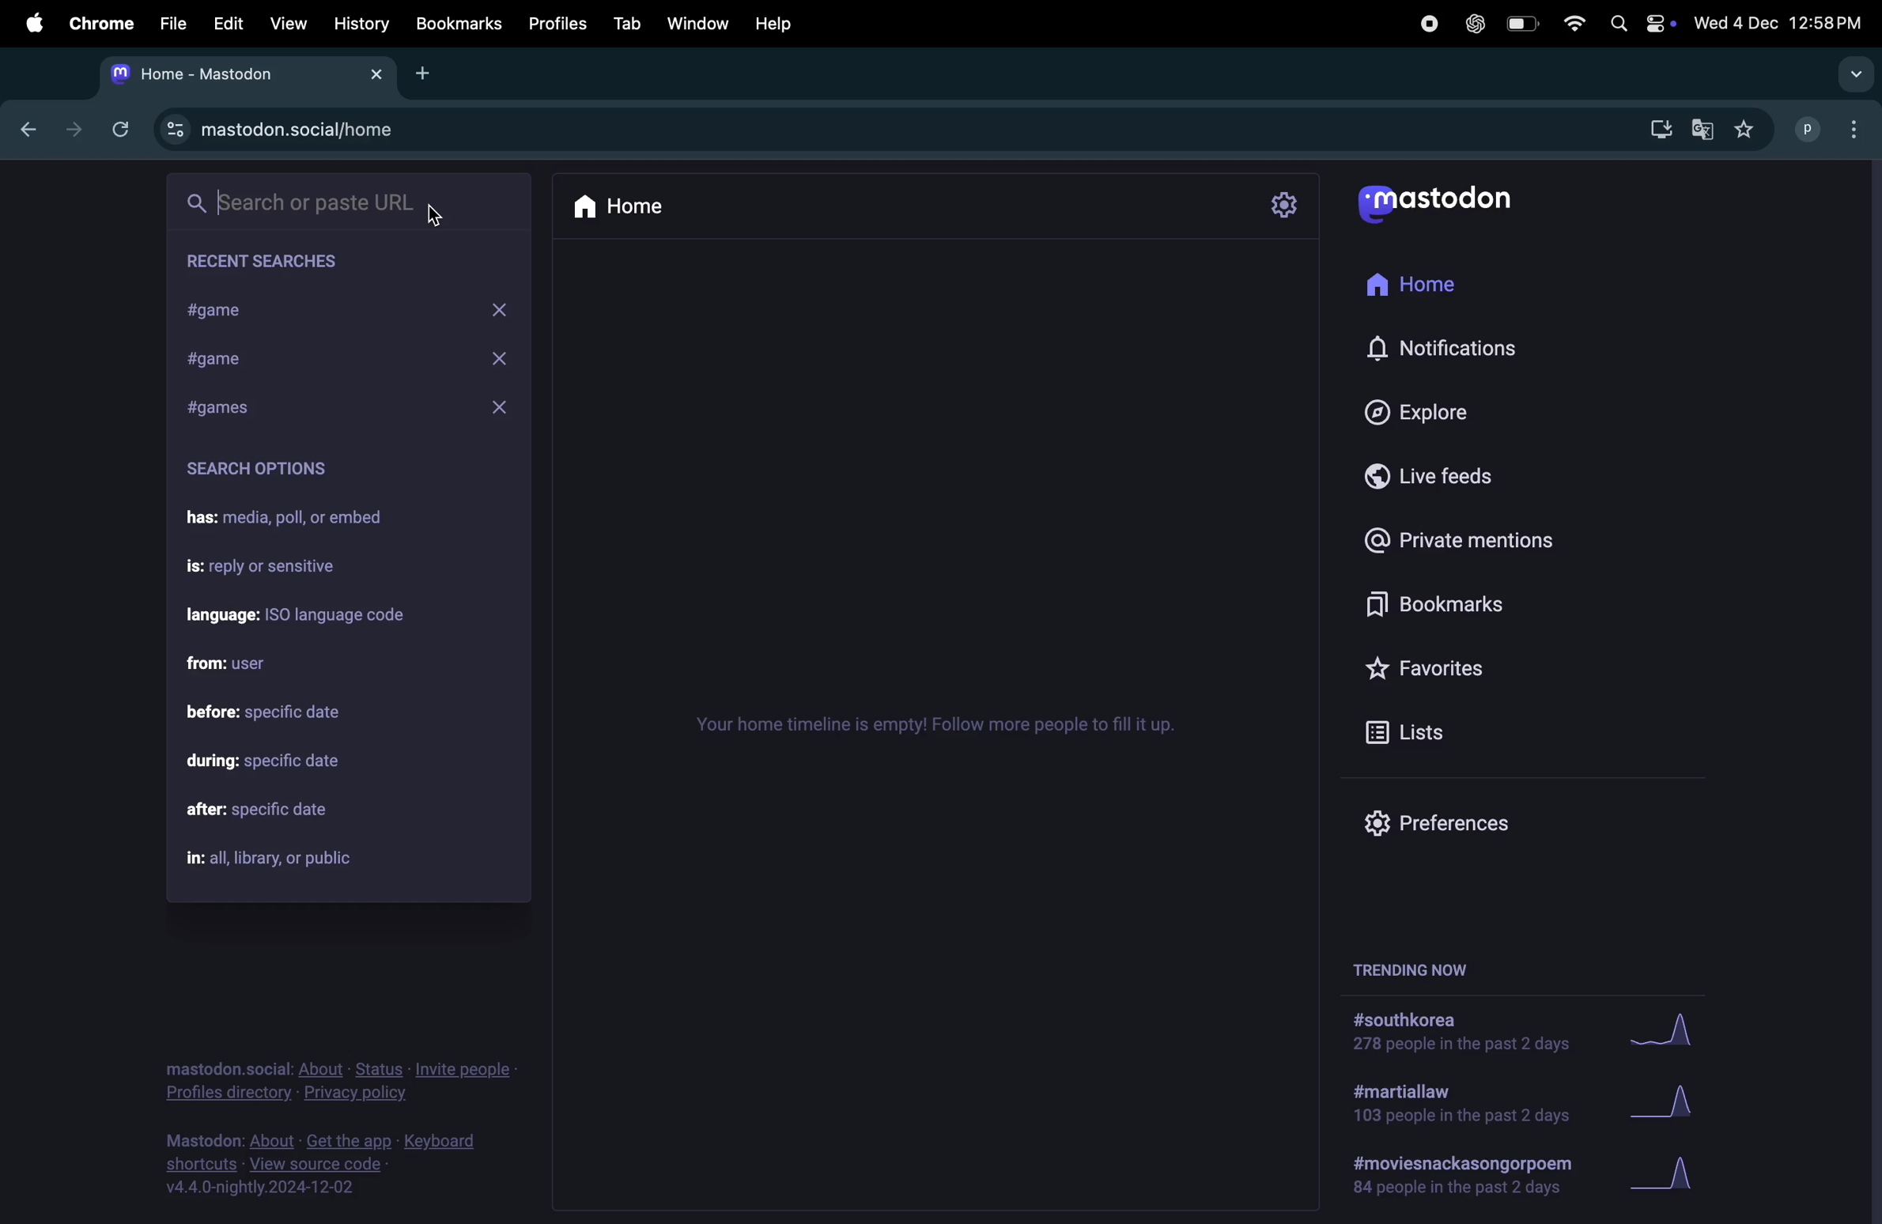 This screenshot has height=1224, width=1882. I want to click on prefrences, so click(1439, 824).